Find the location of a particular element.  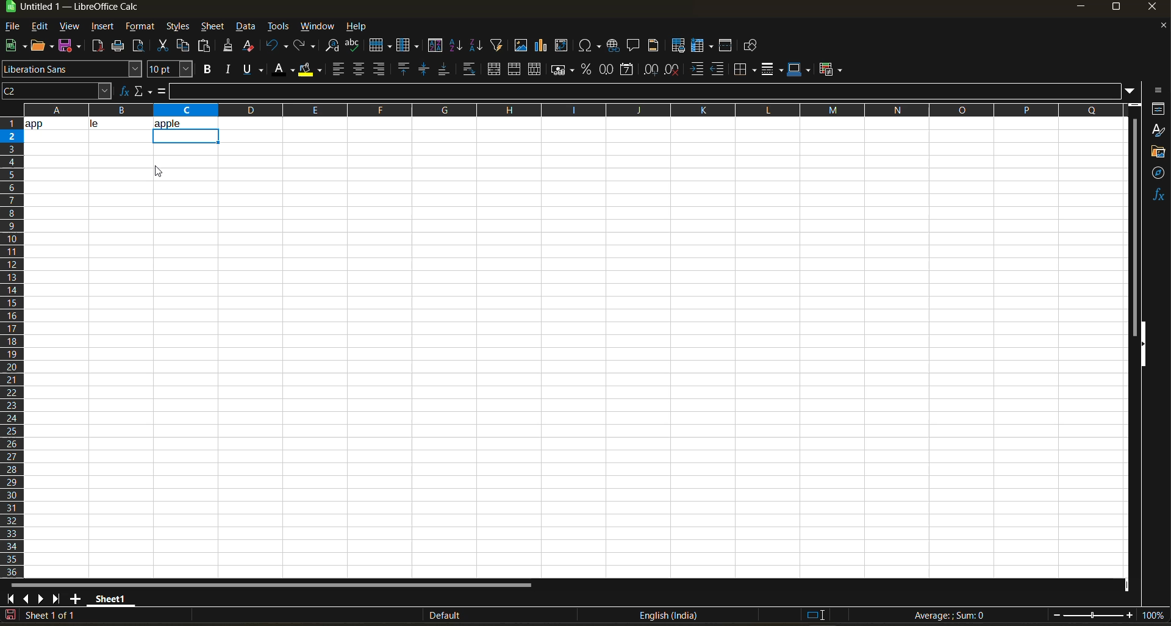

styles is located at coordinates (176, 27).